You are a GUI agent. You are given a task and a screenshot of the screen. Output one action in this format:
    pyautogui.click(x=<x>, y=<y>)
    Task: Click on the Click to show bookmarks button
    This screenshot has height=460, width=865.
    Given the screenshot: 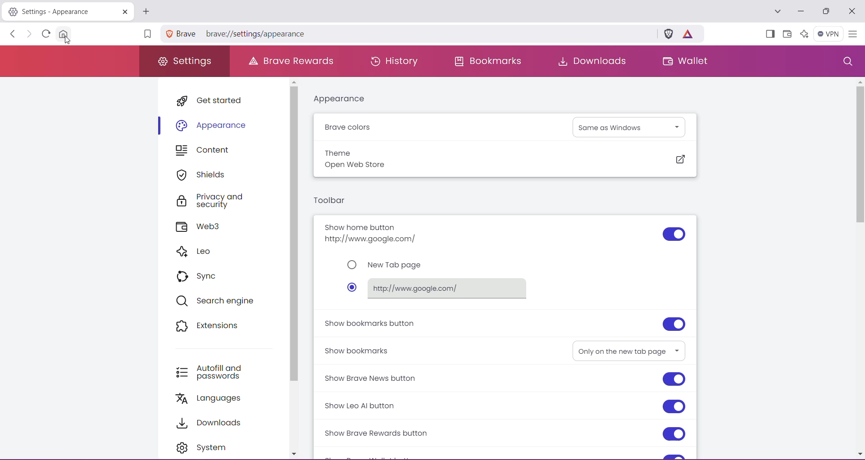 What is the action you would take?
    pyautogui.click(x=674, y=324)
    